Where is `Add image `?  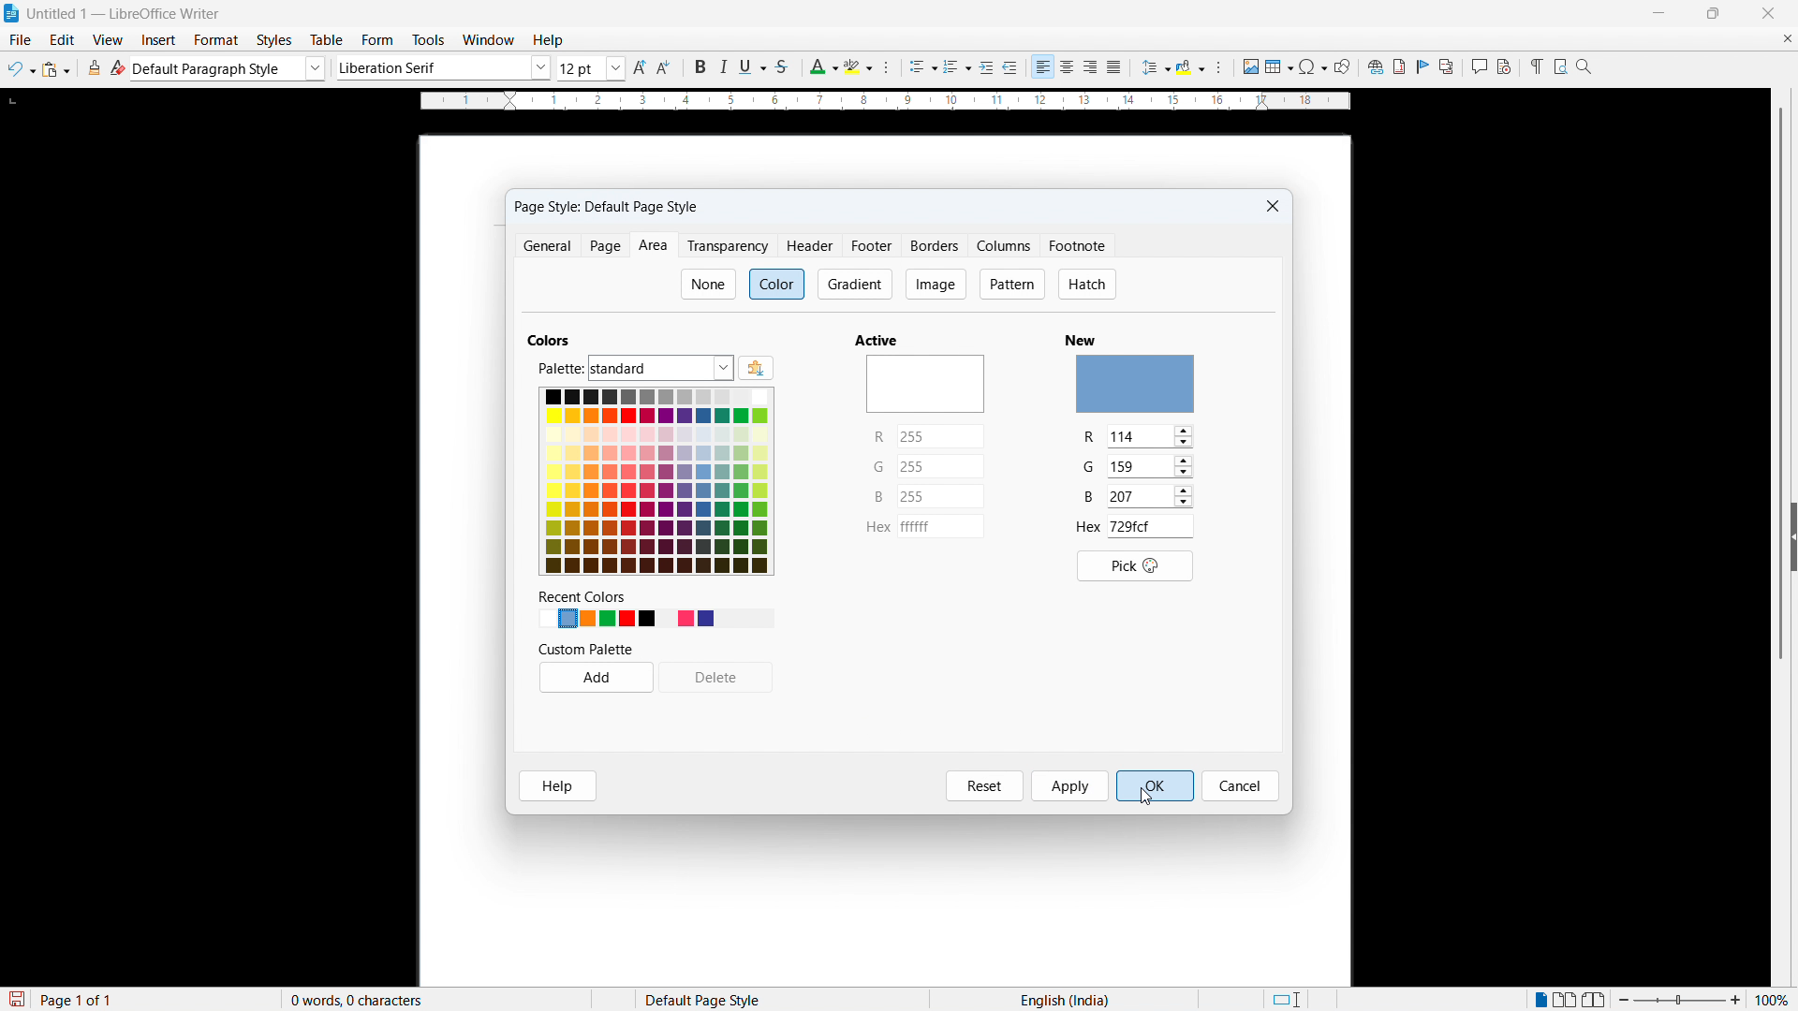 Add image  is located at coordinates (1250, 66).